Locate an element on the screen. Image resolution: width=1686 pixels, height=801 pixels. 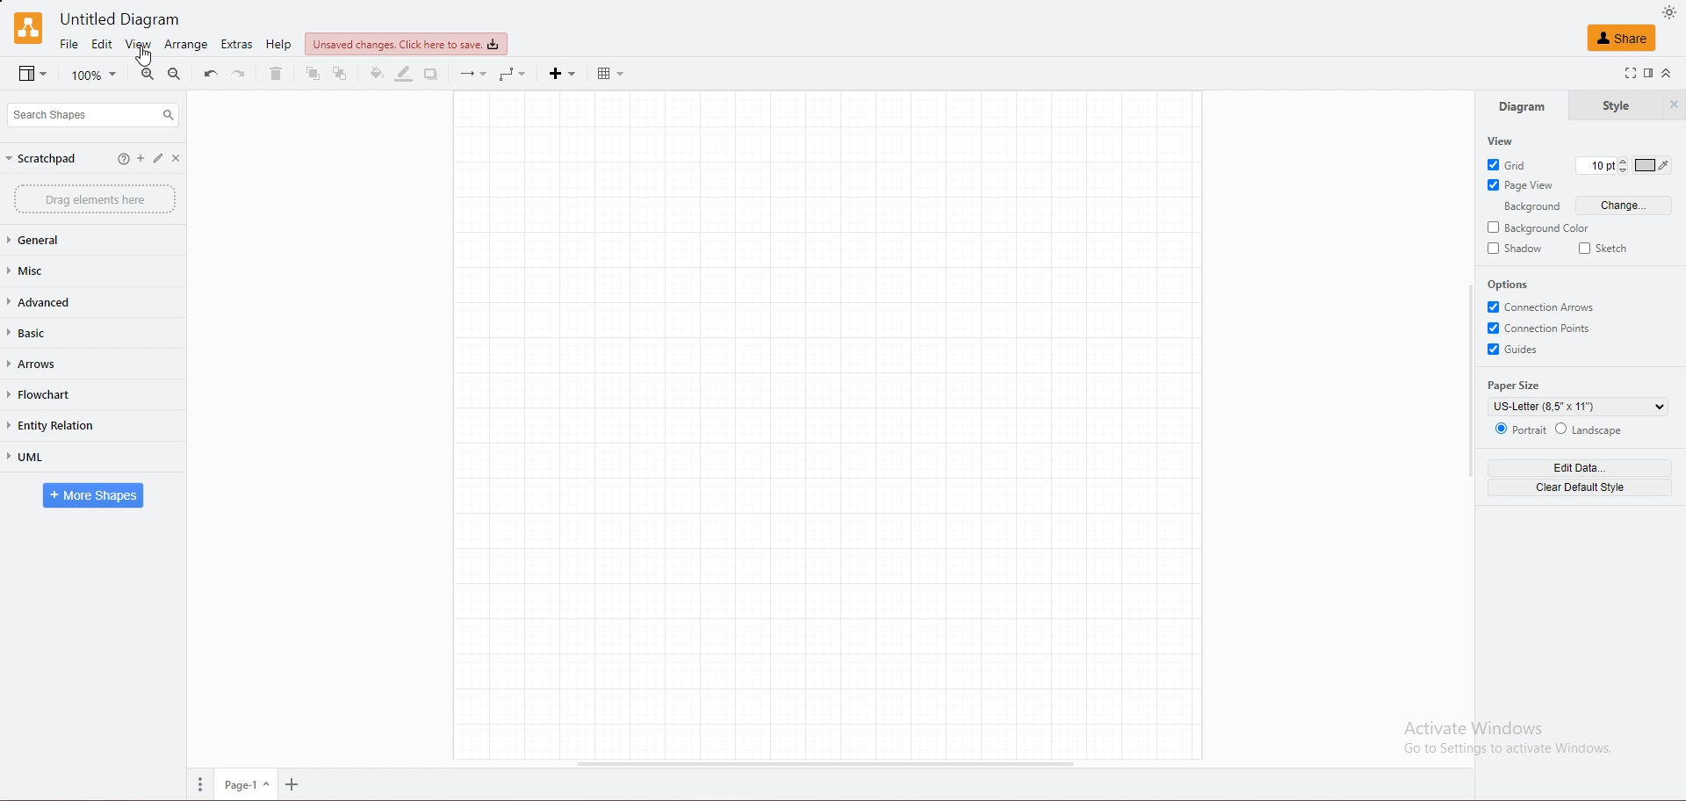
connection is located at coordinates (473, 75).